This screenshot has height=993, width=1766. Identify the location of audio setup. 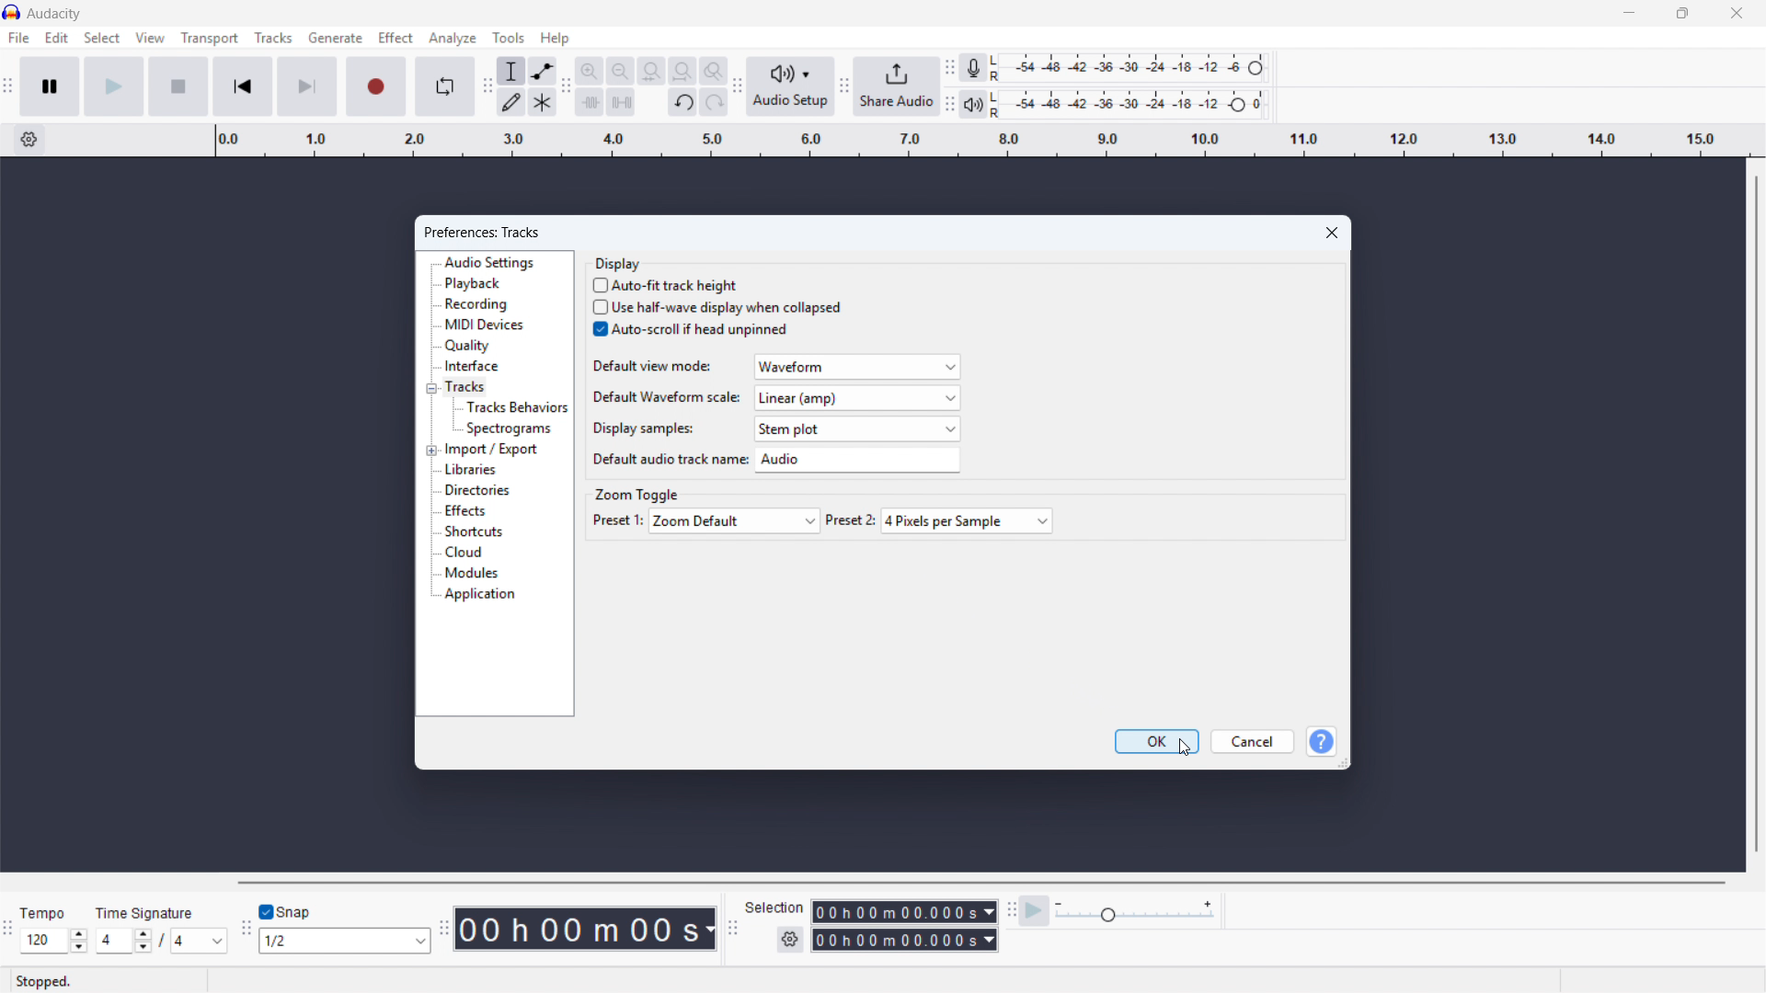
(791, 86).